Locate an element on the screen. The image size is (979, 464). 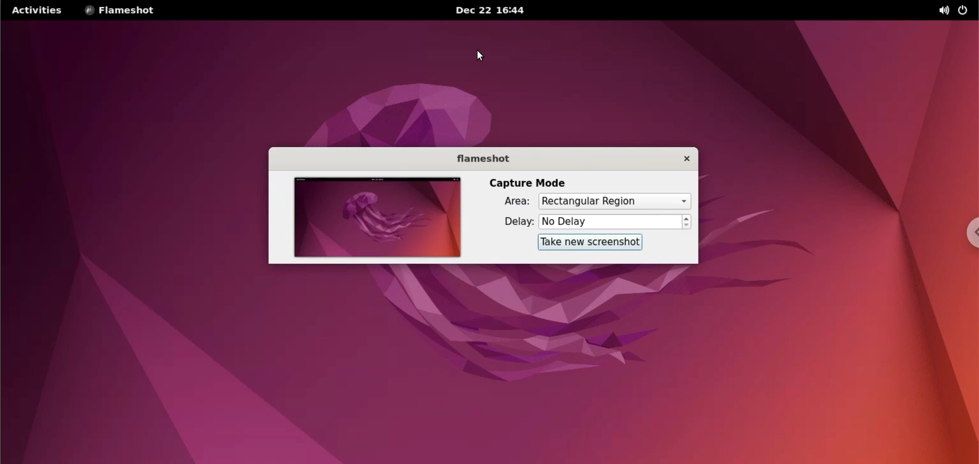
close is located at coordinates (484, 60).